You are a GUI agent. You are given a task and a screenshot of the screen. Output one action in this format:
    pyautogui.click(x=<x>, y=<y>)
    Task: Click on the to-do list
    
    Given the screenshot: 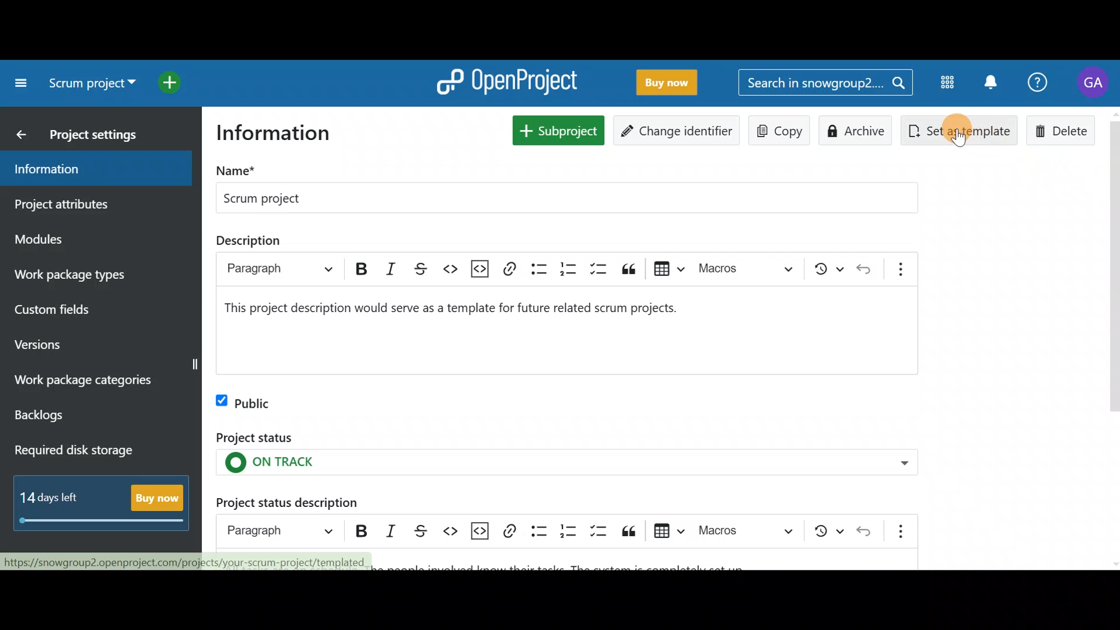 What is the action you would take?
    pyautogui.click(x=597, y=269)
    